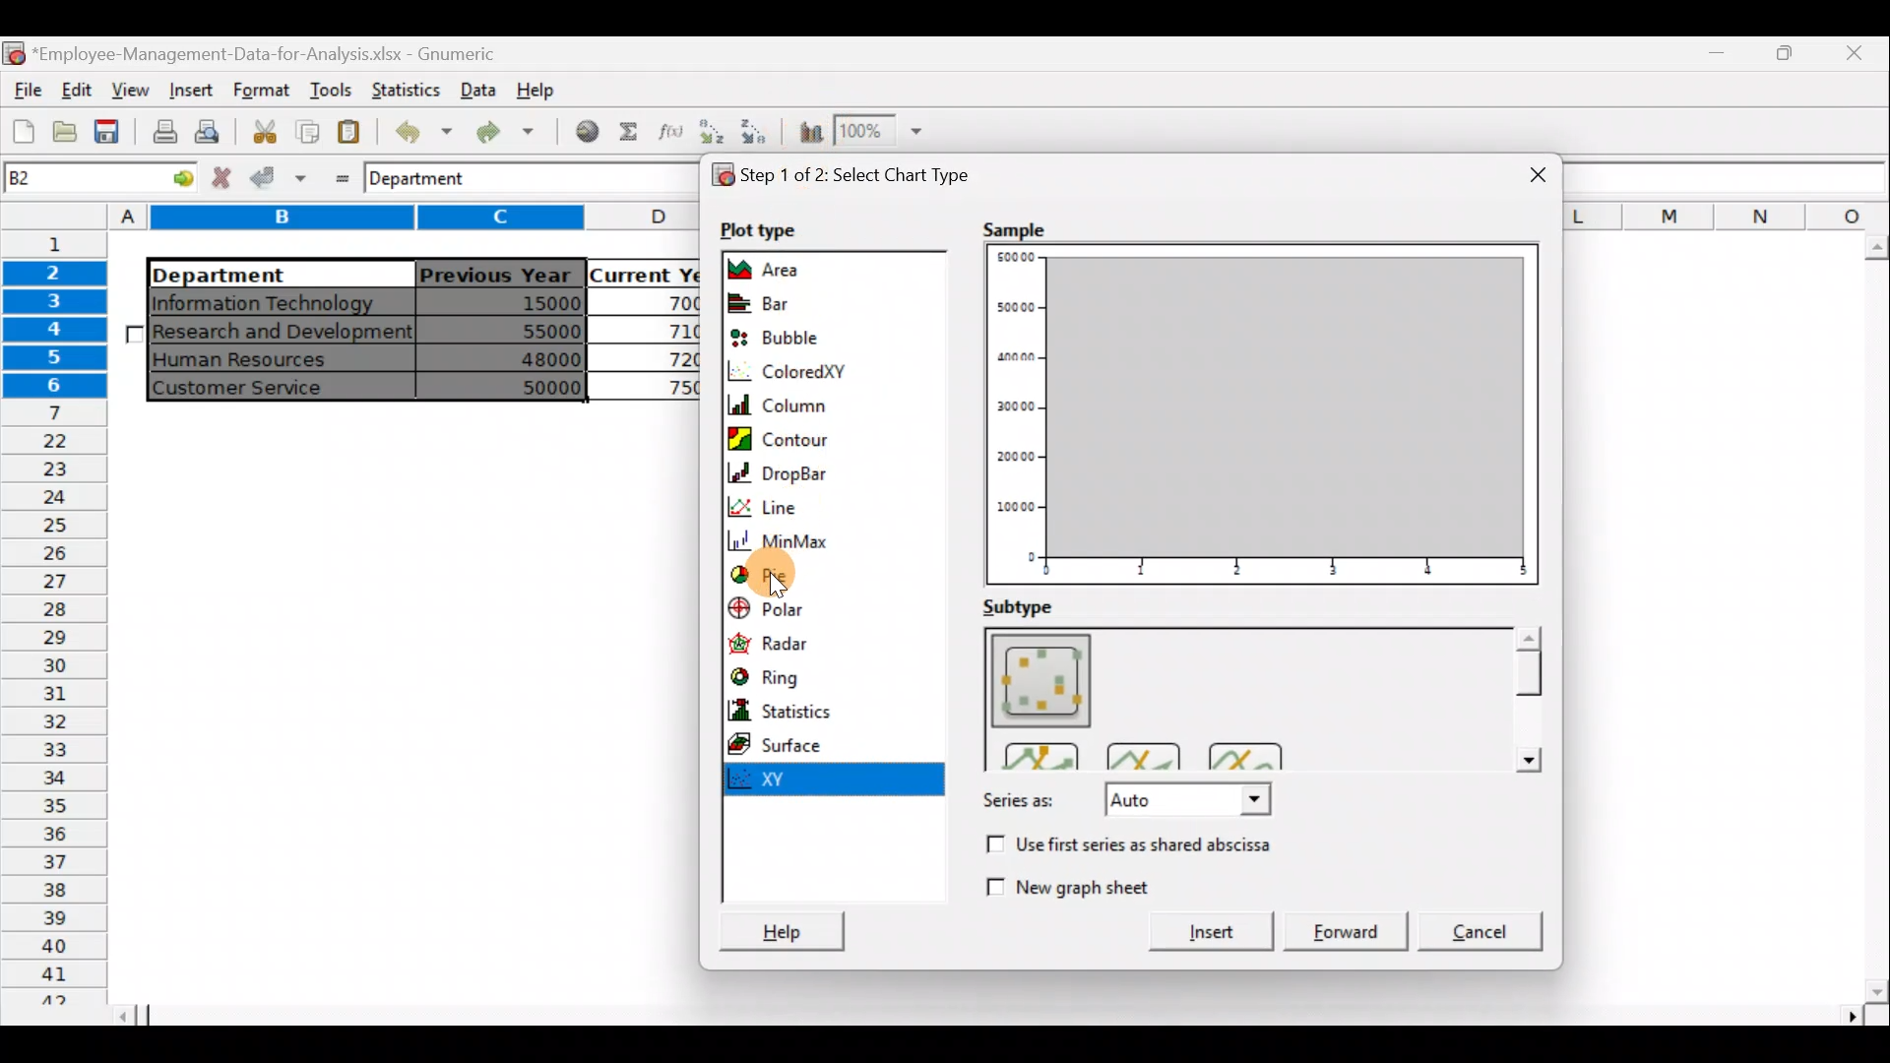  Describe the element at coordinates (63, 135) in the screenshot. I see `Open a file` at that location.